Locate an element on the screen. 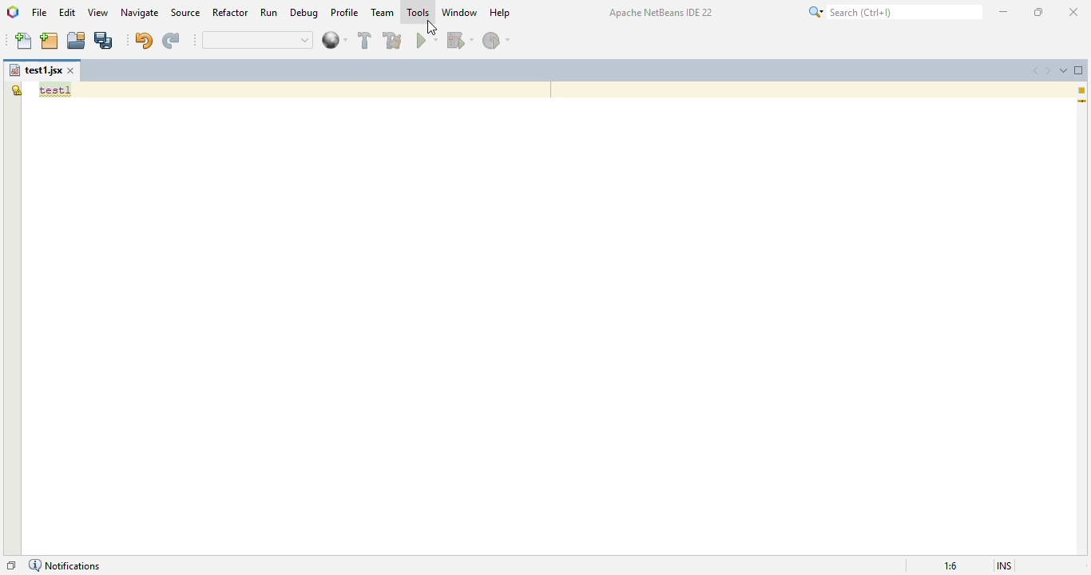 The width and height of the screenshot is (1091, 575). refactor is located at coordinates (231, 13).